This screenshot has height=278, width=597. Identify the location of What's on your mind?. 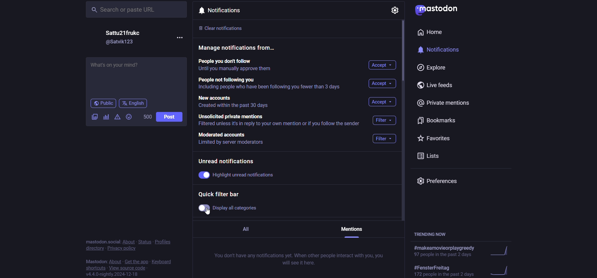
(135, 77).